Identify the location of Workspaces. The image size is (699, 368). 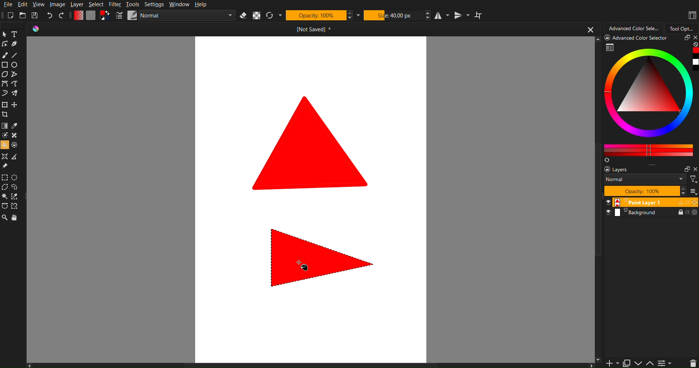
(691, 15).